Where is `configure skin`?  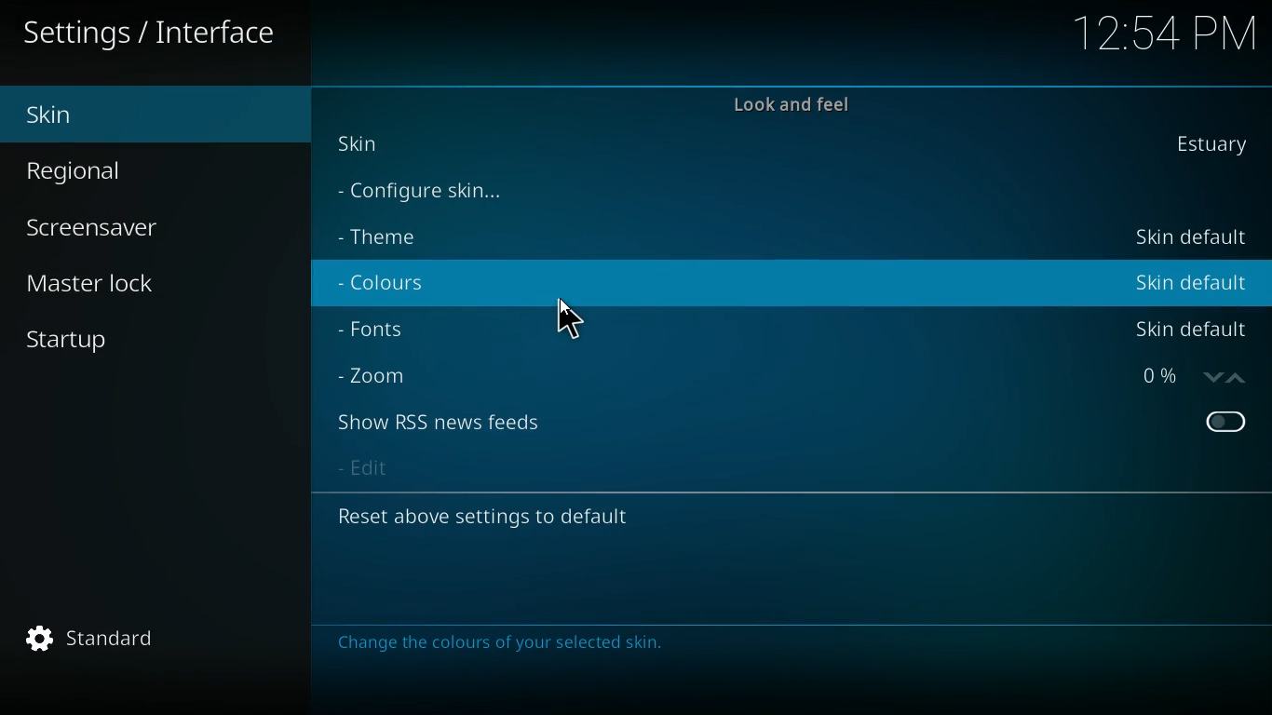
configure skin is located at coordinates (436, 193).